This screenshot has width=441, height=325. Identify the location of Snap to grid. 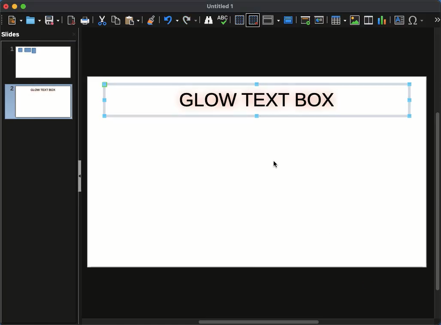
(254, 20).